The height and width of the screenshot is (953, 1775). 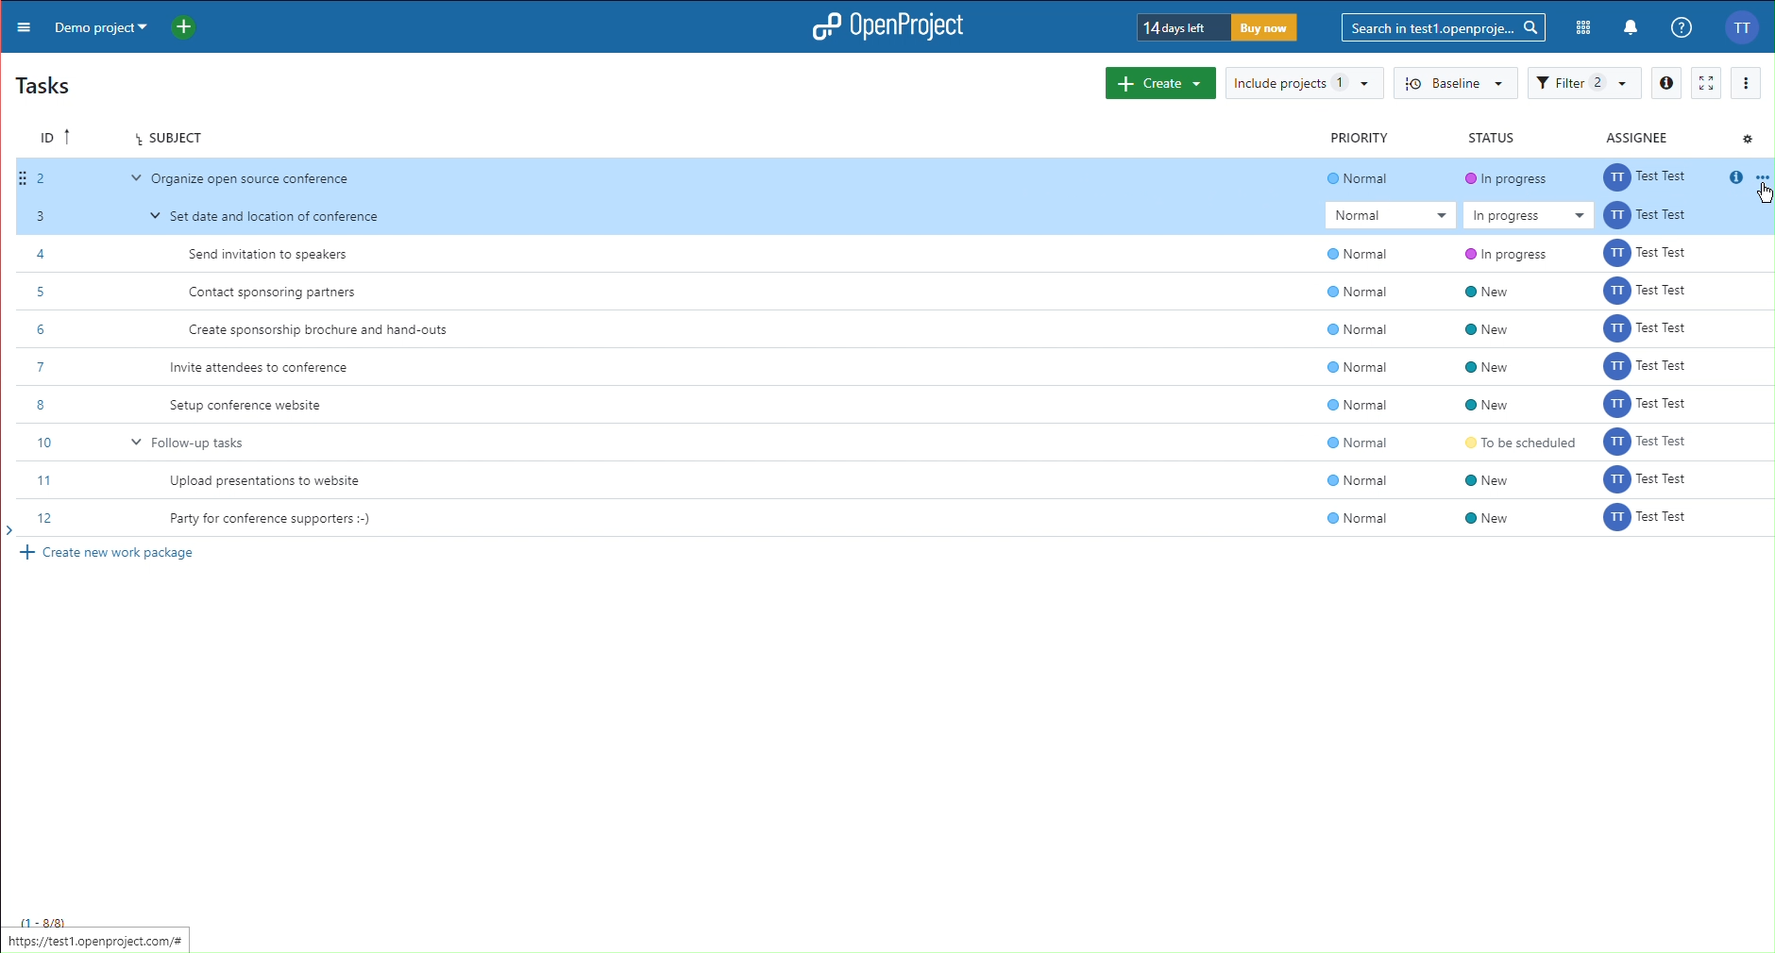 I want to click on Tasks, so click(x=47, y=83).